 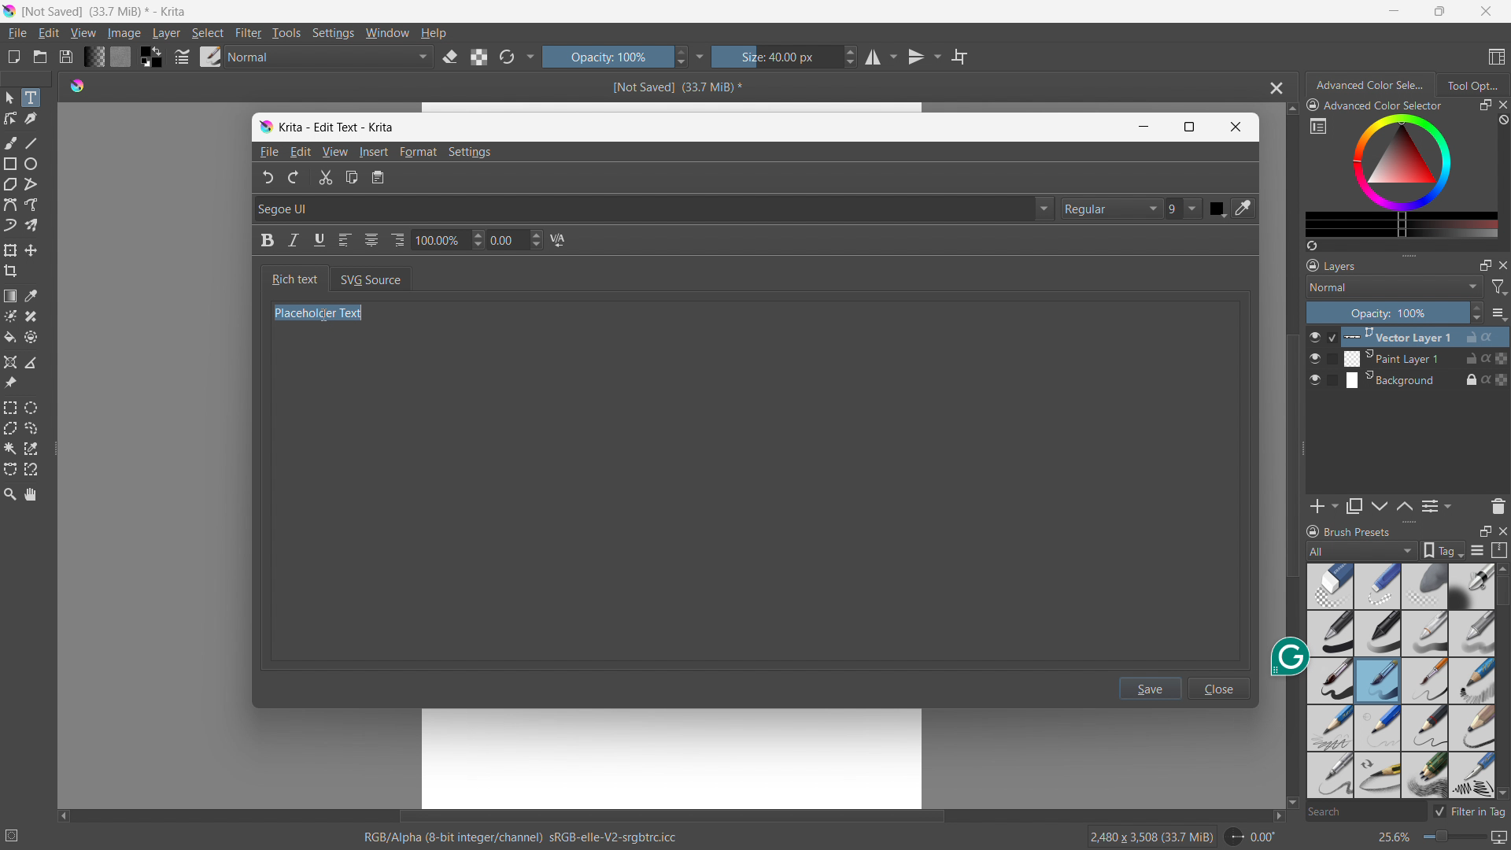 I want to click on vertical mirror tool, so click(x=922, y=57).